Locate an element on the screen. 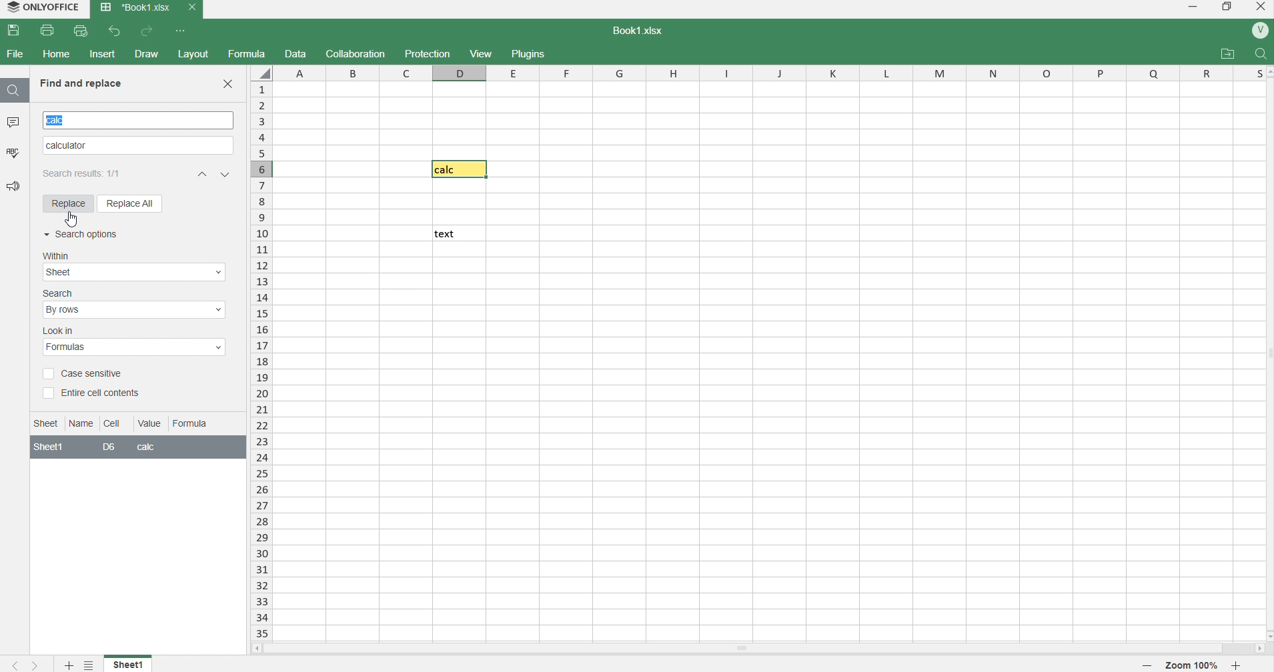  Cell is located at coordinates (119, 423).